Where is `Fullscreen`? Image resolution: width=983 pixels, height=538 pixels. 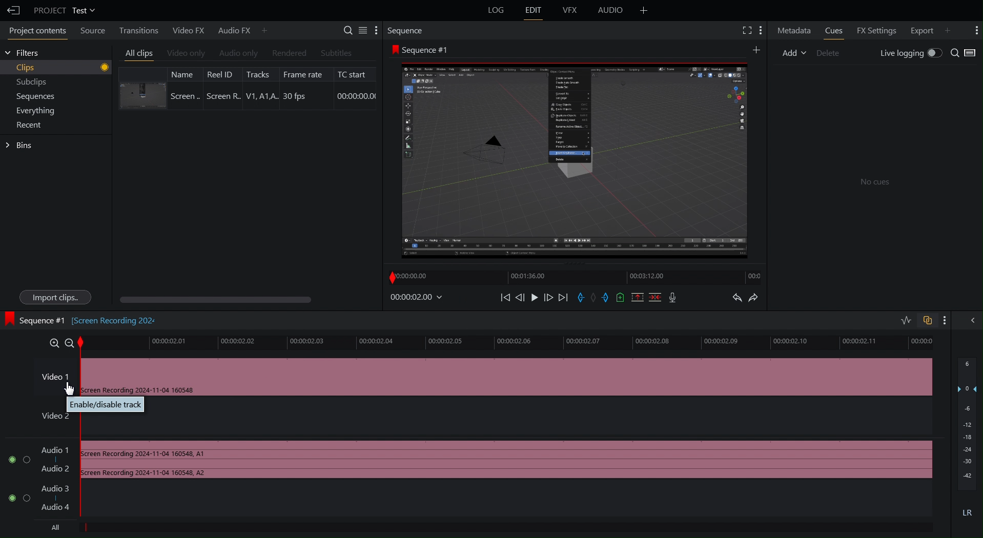 Fullscreen is located at coordinates (745, 31).